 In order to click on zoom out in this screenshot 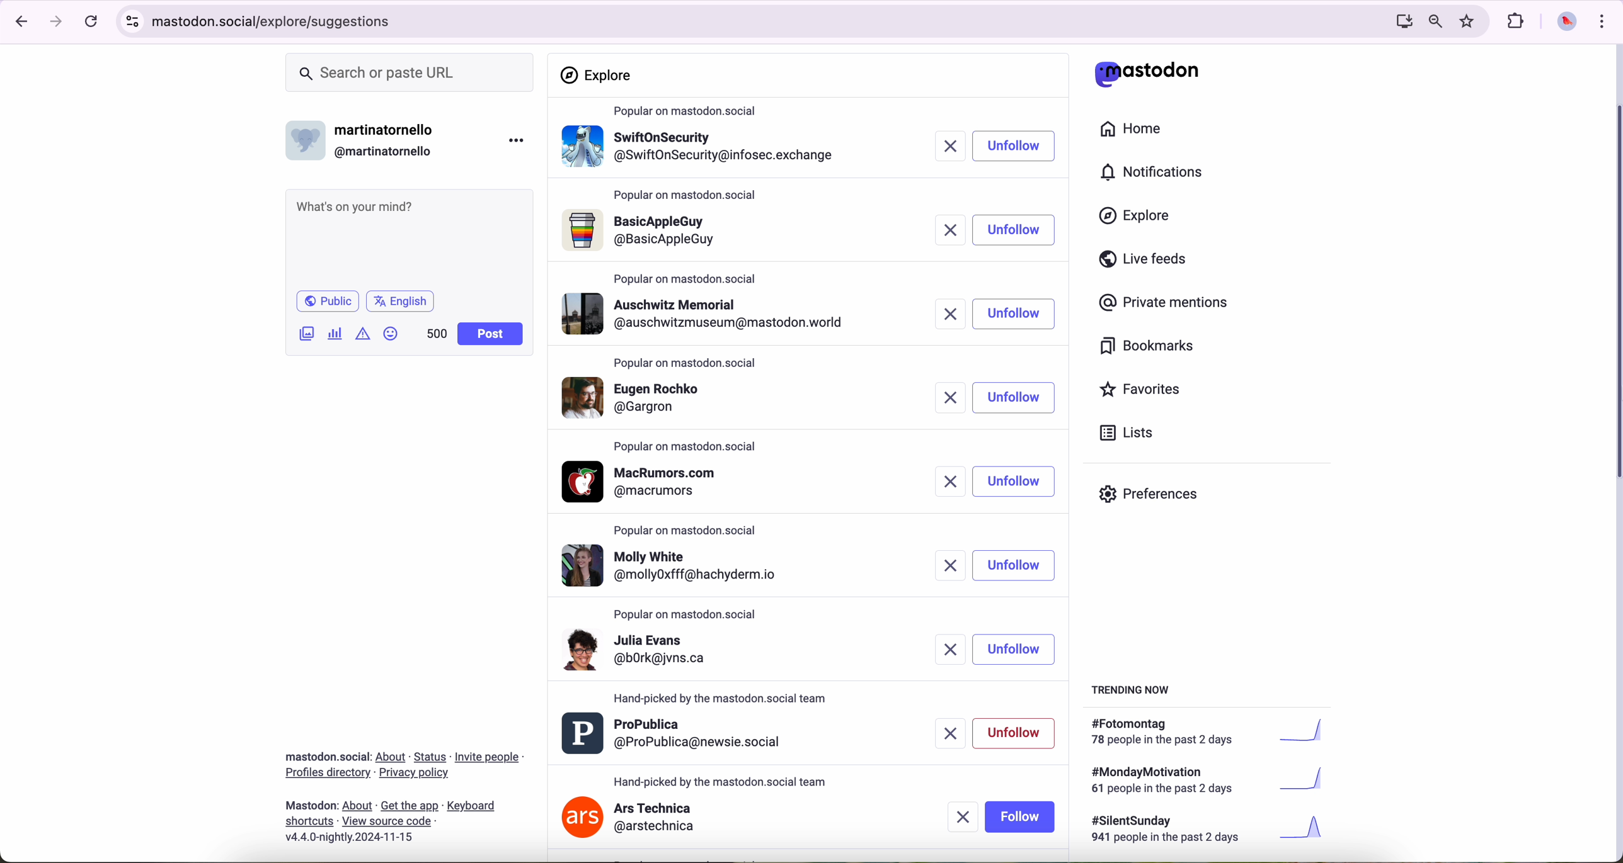, I will do `click(1434, 20)`.